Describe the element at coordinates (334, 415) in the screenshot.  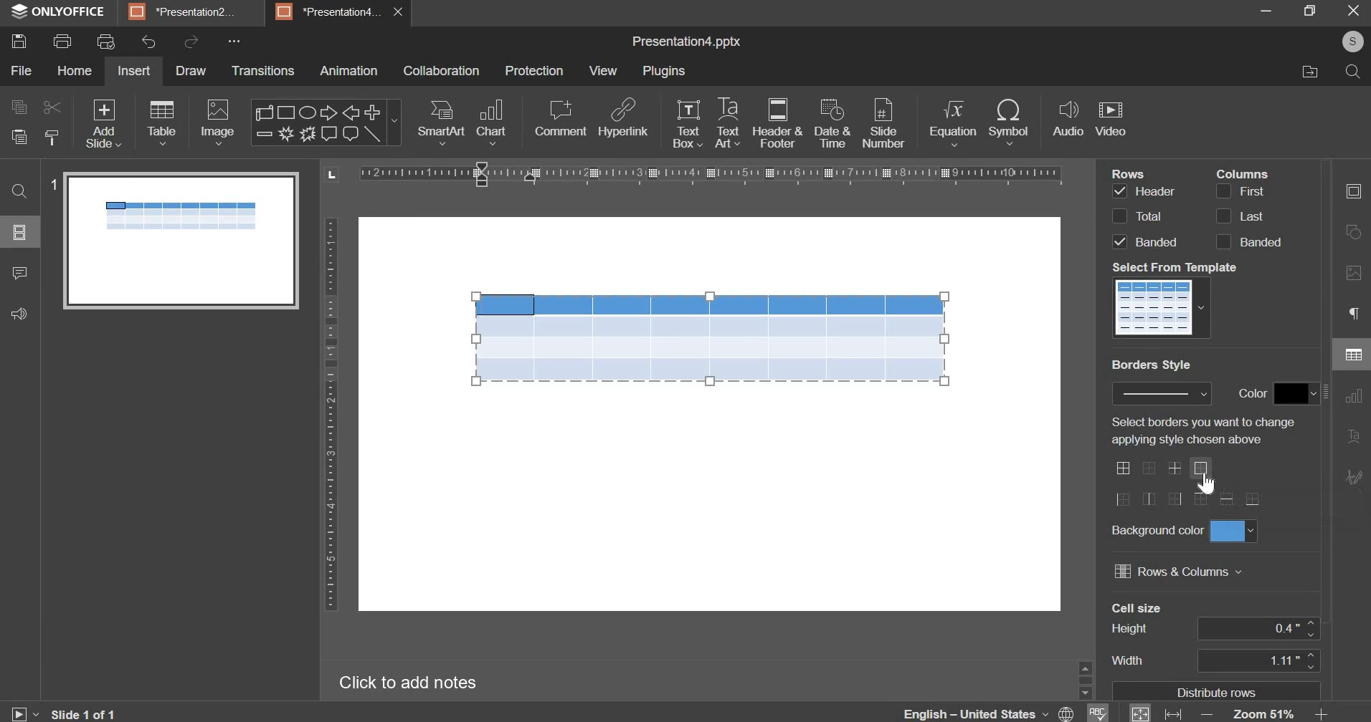
I see `vertical scale` at that location.